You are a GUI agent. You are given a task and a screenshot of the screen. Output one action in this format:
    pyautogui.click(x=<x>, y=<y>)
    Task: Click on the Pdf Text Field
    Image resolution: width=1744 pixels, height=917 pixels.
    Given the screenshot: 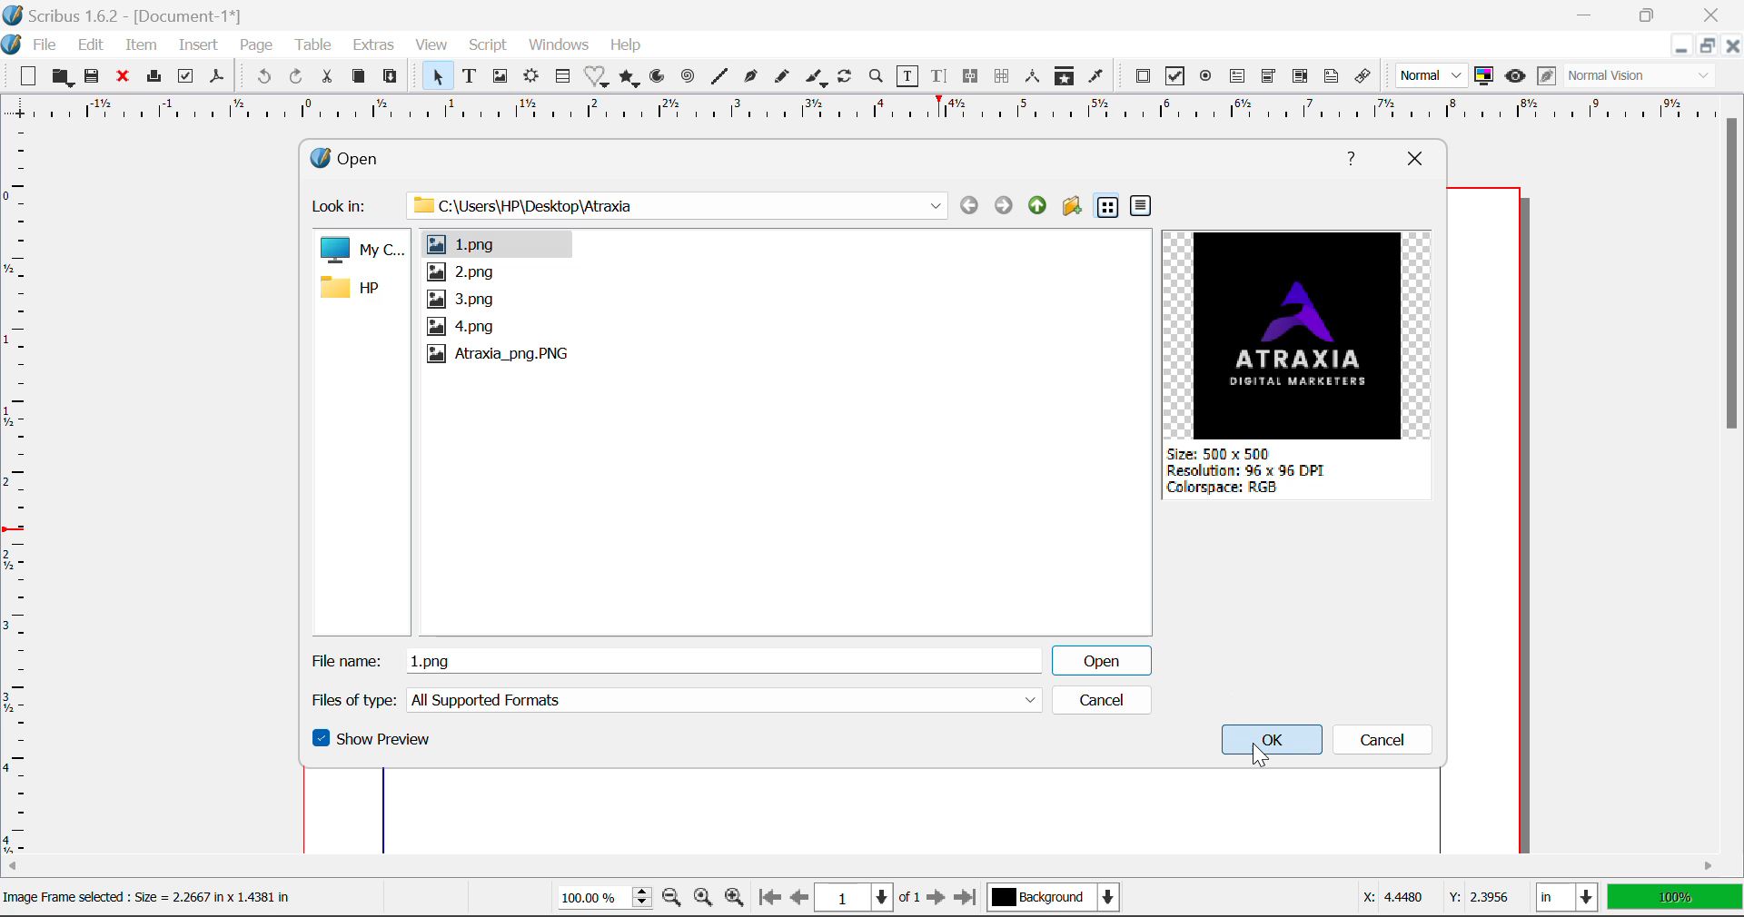 What is the action you would take?
    pyautogui.click(x=1238, y=79)
    